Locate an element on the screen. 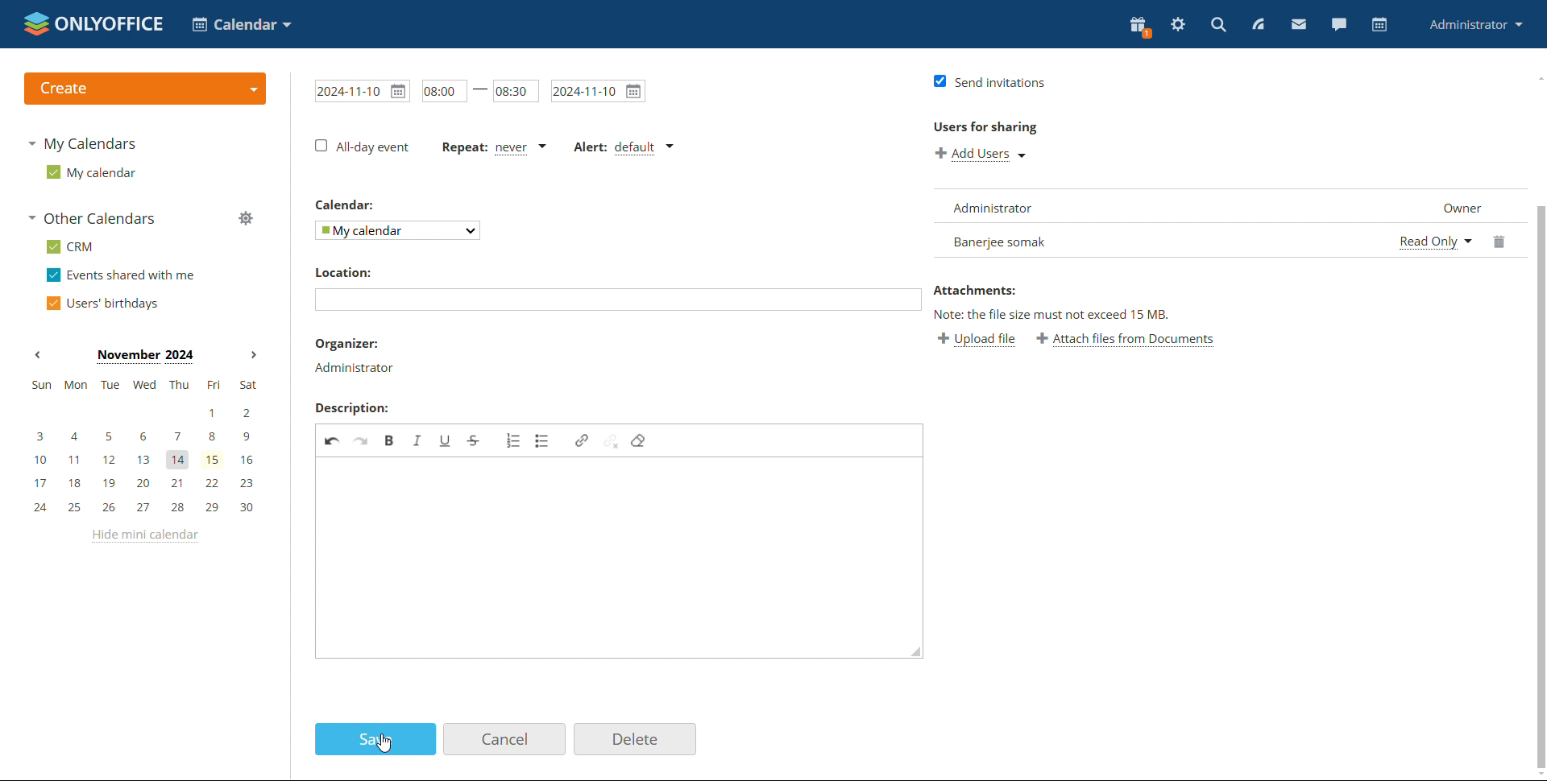  profile is located at coordinates (1477, 24).